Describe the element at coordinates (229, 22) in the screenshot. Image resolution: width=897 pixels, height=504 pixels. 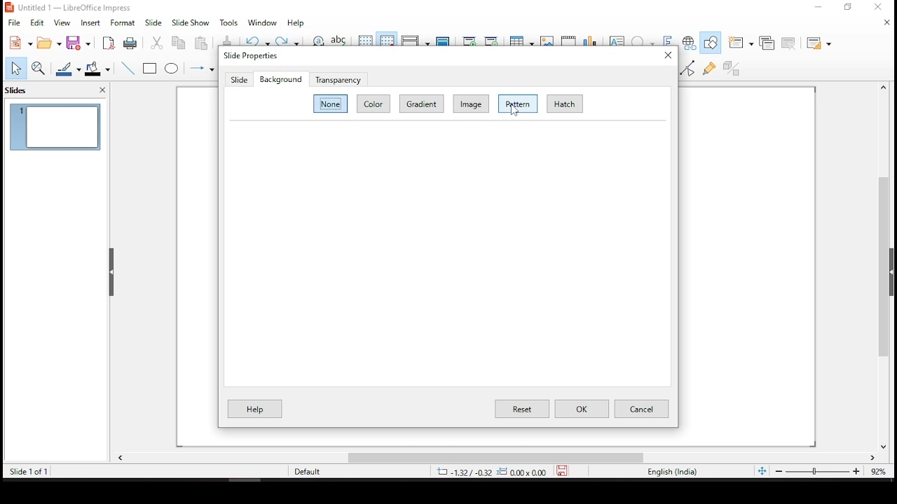
I see `tools` at that location.